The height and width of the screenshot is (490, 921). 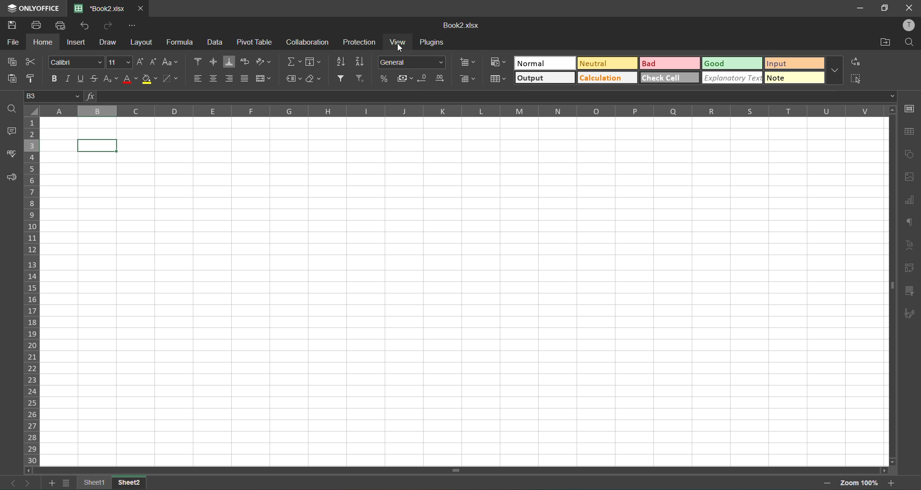 I want to click on open location, so click(x=886, y=42).